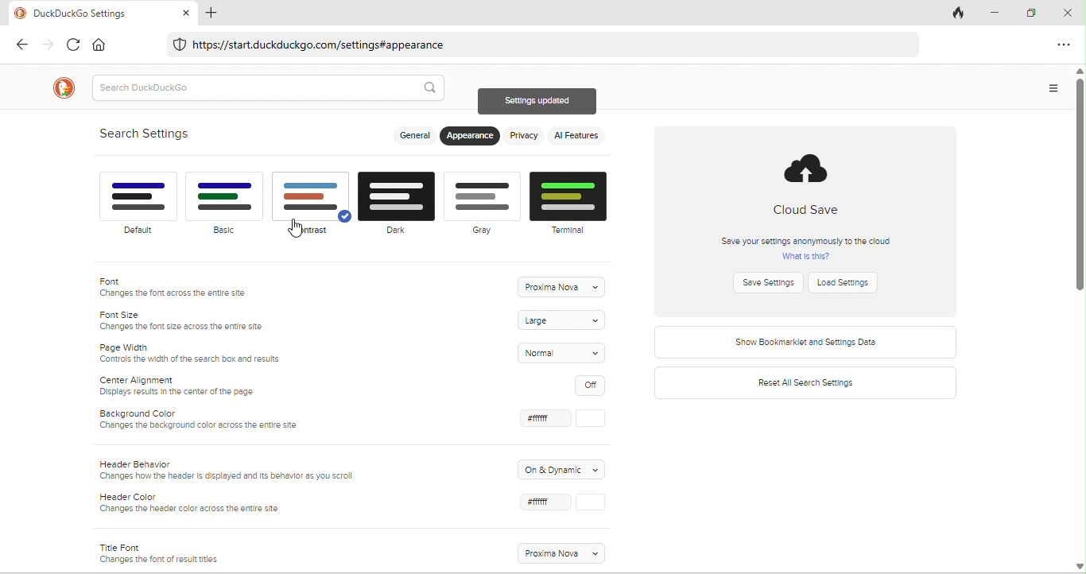  Describe the element at coordinates (812, 185) in the screenshot. I see `cloud save` at that location.